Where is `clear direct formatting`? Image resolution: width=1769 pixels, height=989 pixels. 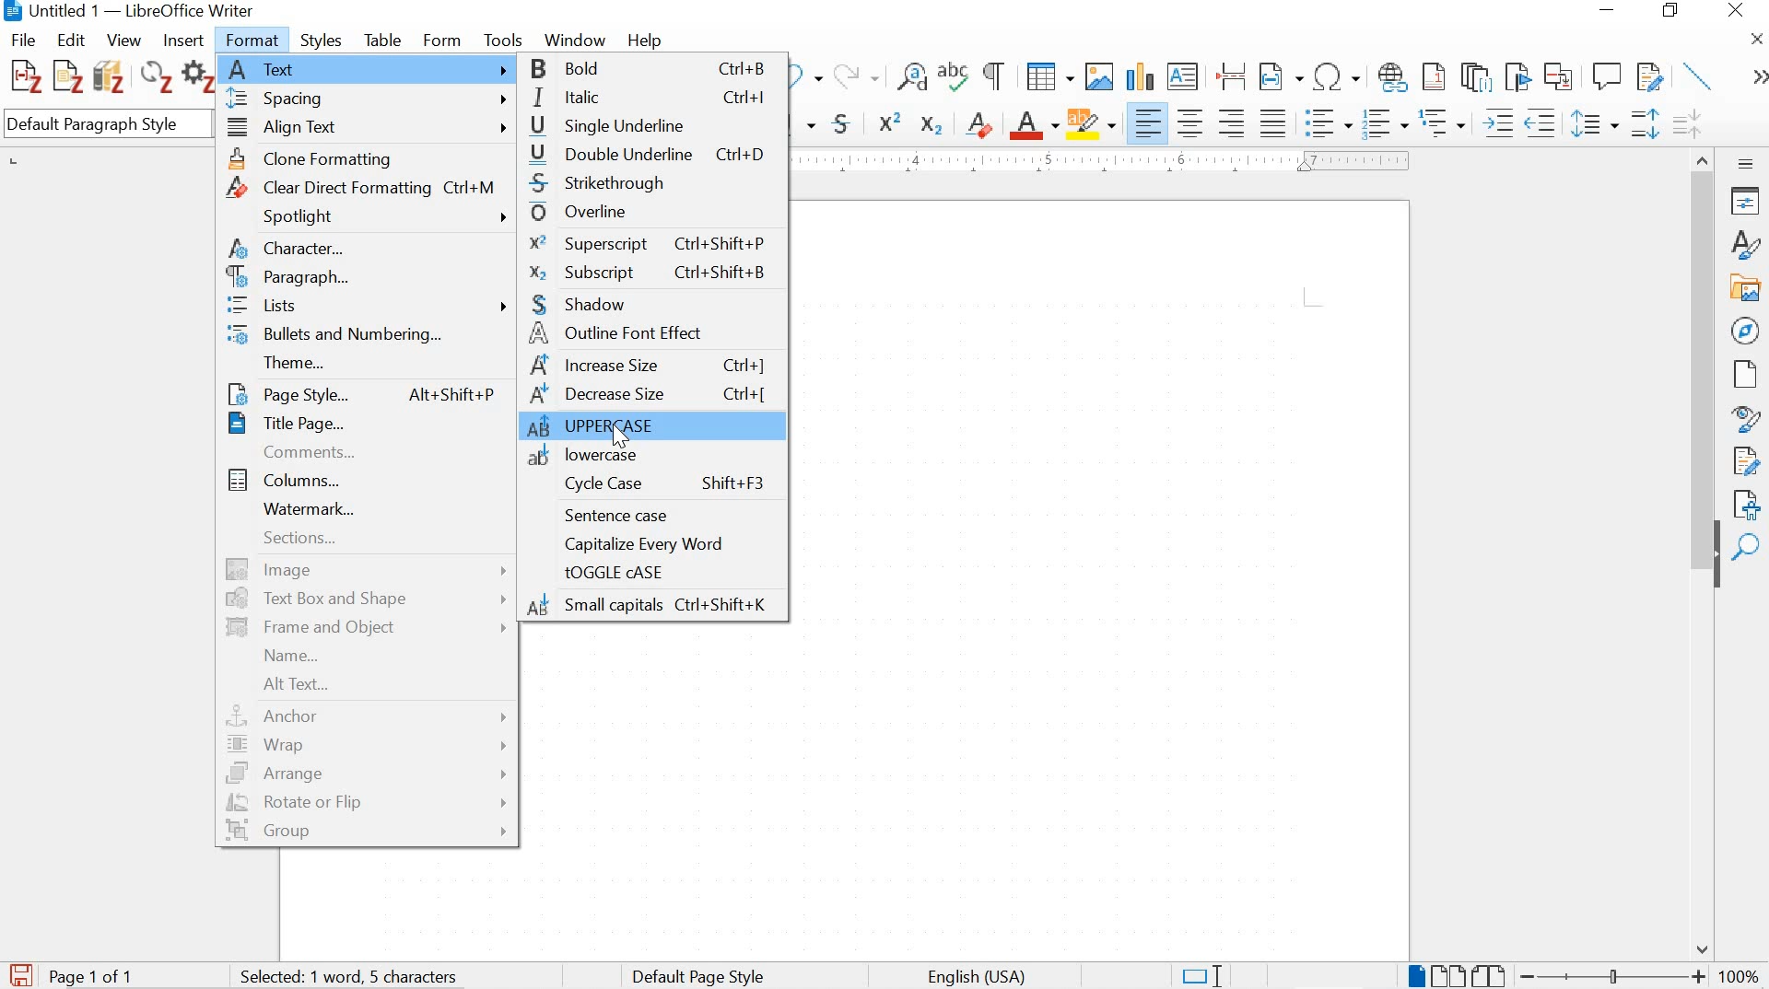
clear direct formatting is located at coordinates (980, 122).